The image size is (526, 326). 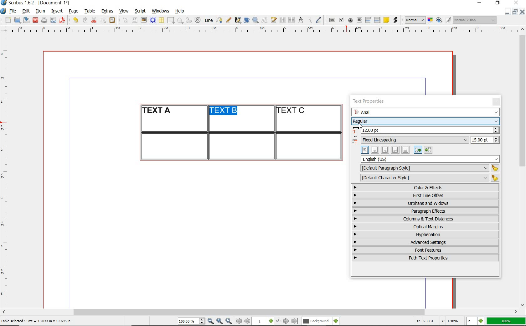 What do you see at coordinates (13, 11) in the screenshot?
I see `file` at bounding box center [13, 11].